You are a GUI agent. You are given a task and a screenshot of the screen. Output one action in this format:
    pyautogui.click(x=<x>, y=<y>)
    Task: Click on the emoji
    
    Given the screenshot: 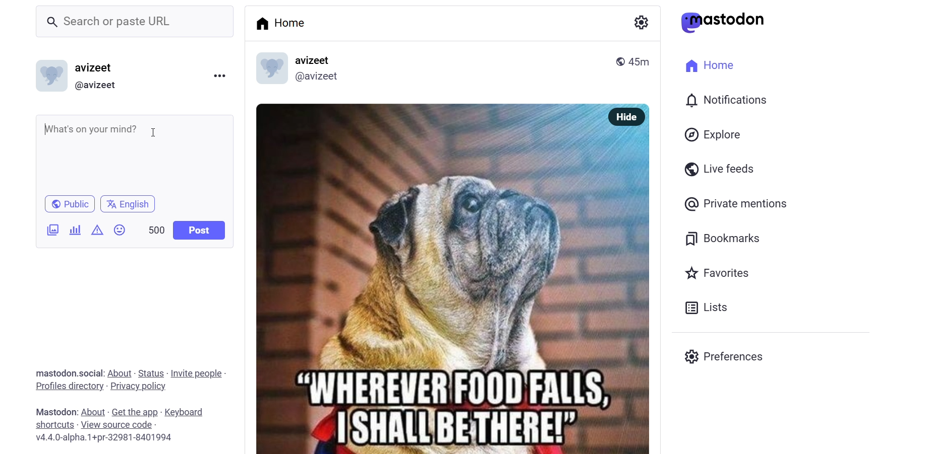 What is the action you would take?
    pyautogui.click(x=119, y=231)
    